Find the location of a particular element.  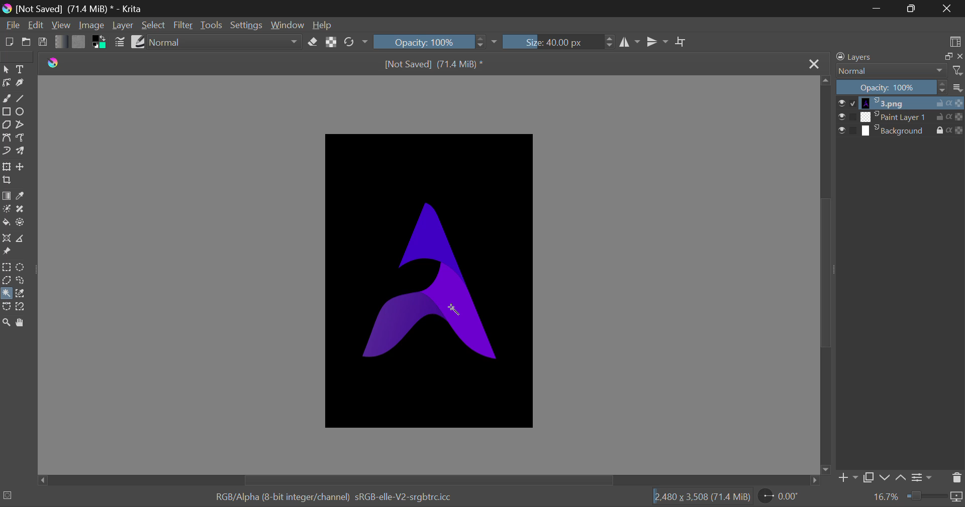

Layers Docker Tab is located at coordinates (858, 57).